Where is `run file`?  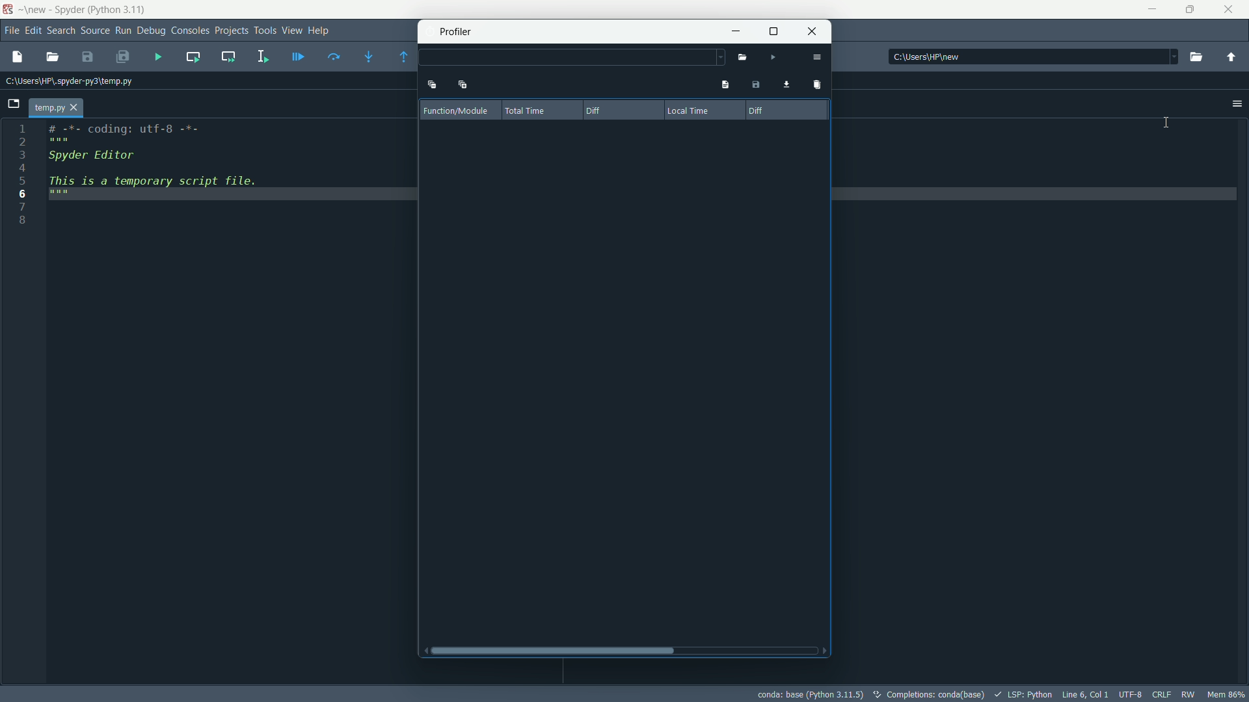 run file is located at coordinates (1197, 51).